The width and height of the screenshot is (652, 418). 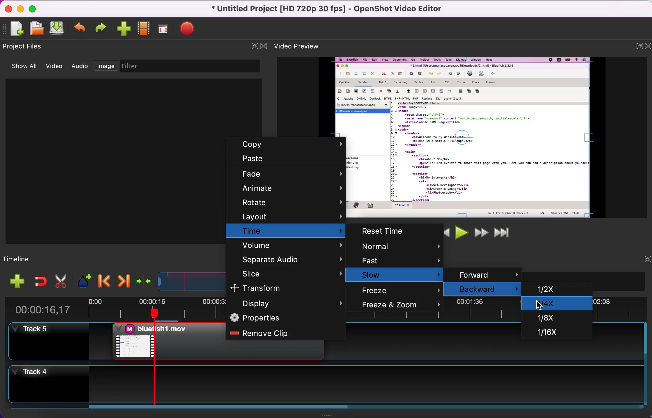 What do you see at coordinates (38, 29) in the screenshot?
I see `open project` at bounding box center [38, 29].